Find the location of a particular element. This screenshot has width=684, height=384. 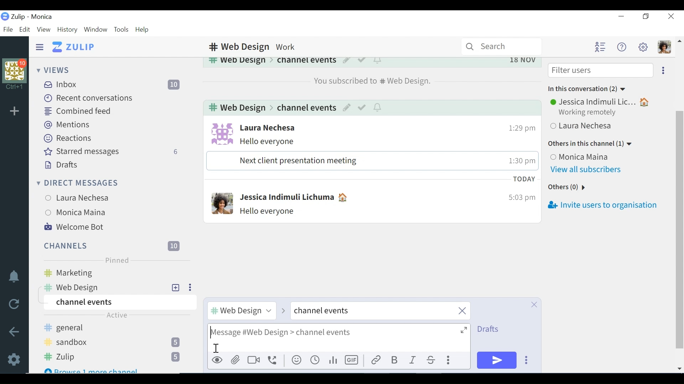

message is located at coordinates (270, 142).